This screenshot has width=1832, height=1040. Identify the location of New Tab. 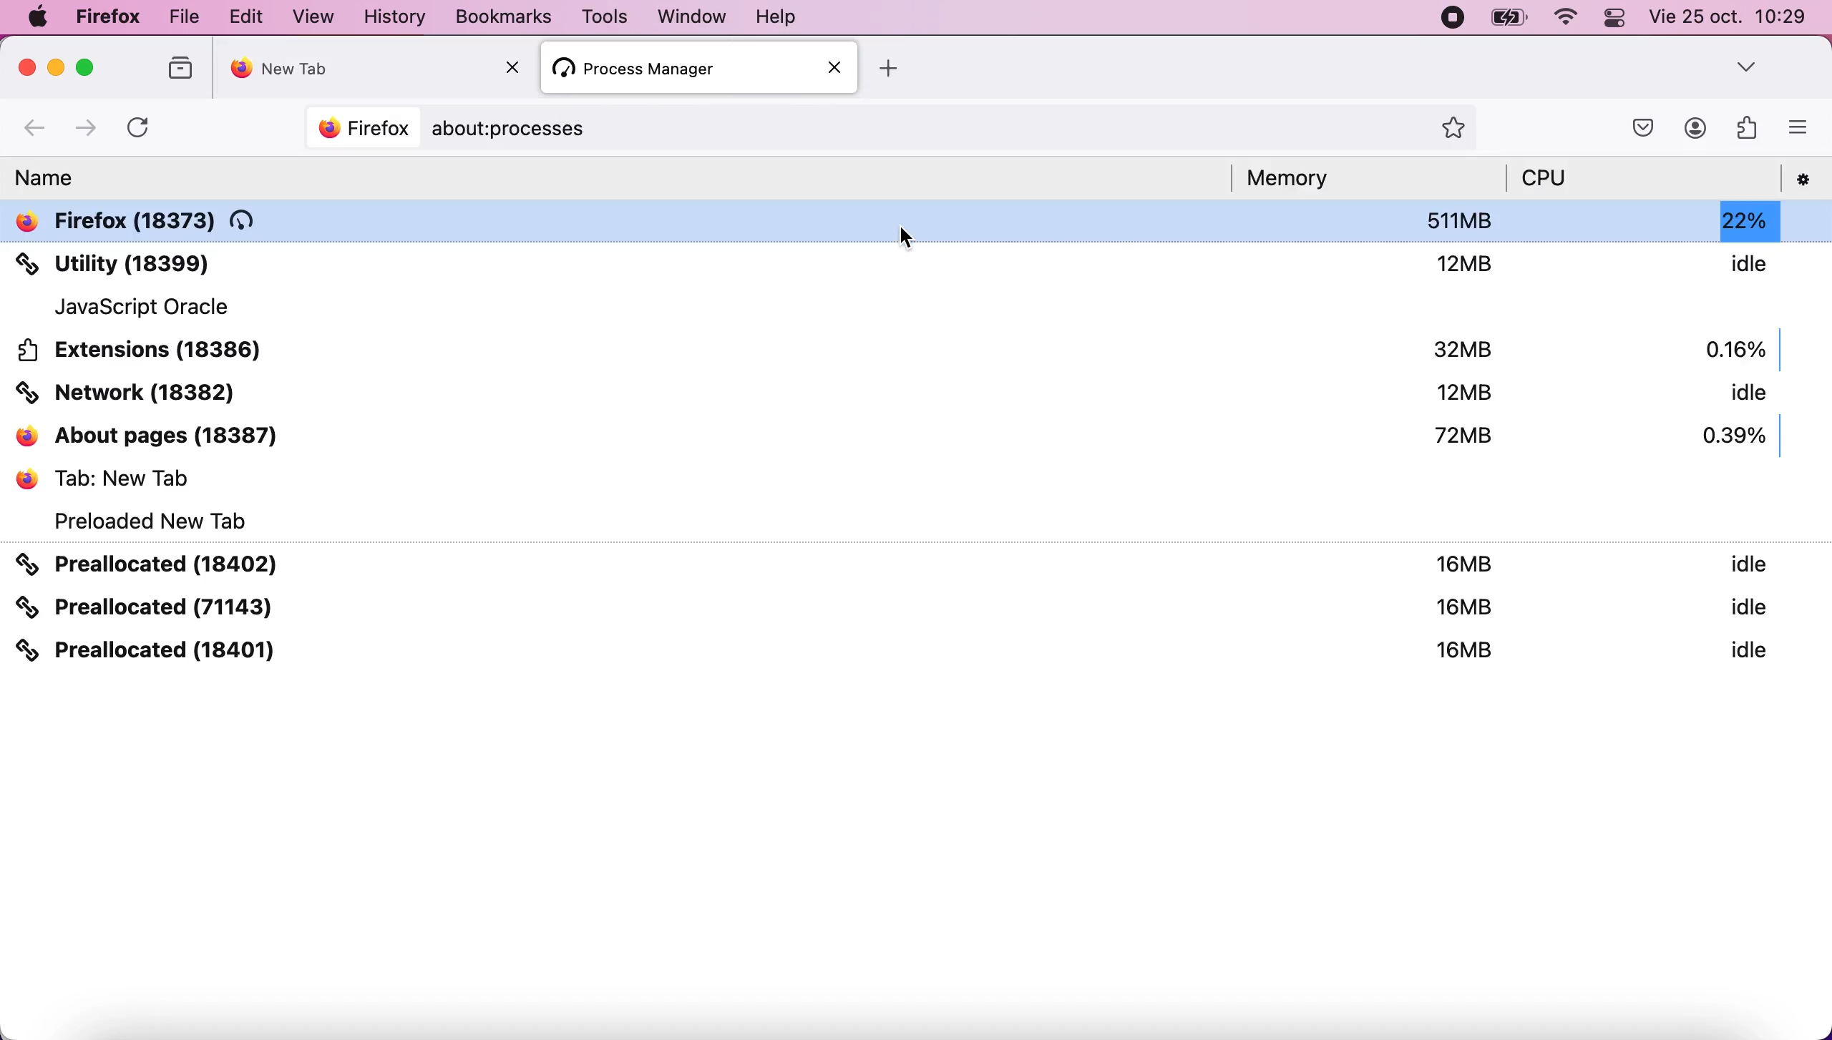
(375, 69).